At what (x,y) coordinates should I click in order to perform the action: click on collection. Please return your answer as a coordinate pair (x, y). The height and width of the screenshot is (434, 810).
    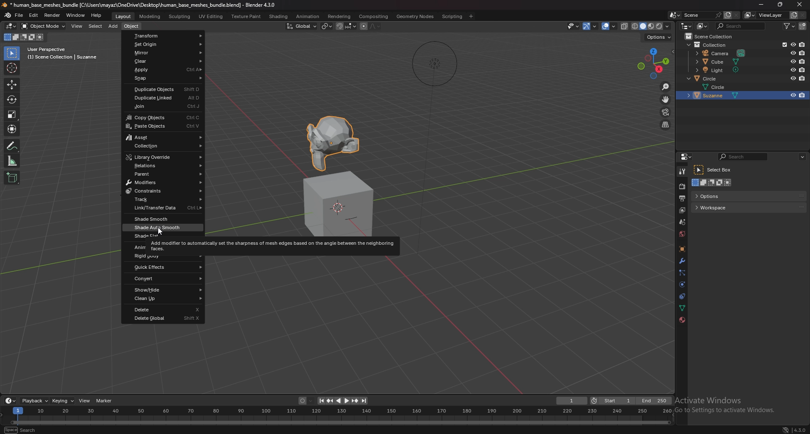
    Looking at the image, I should click on (709, 45).